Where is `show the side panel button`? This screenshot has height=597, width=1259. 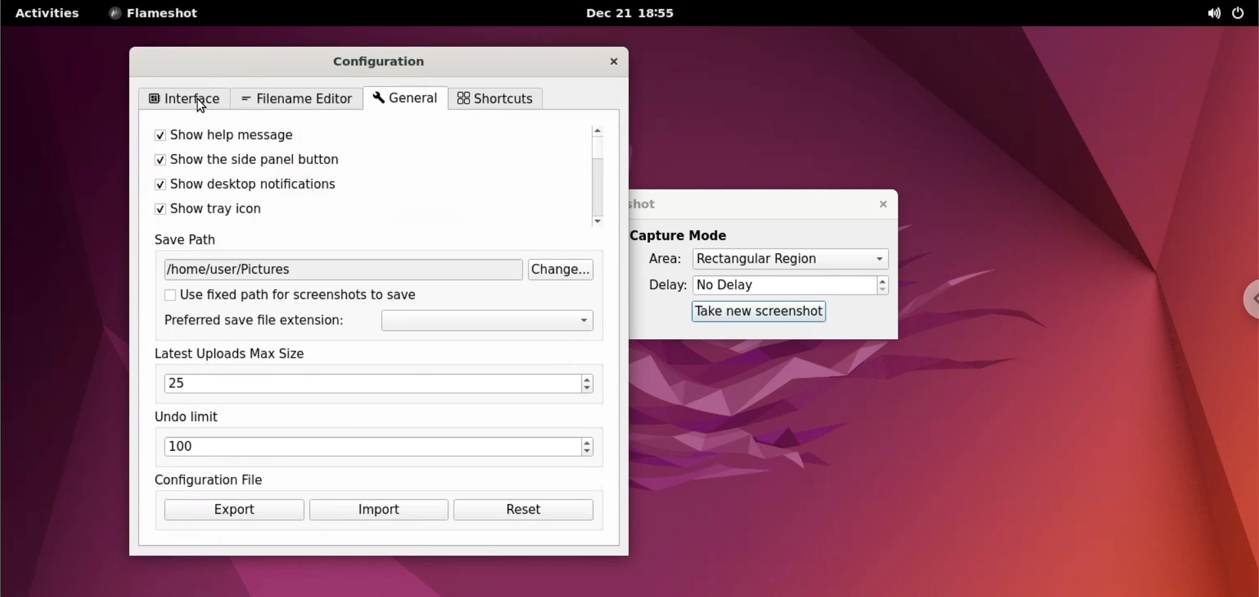 show the side panel button is located at coordinates (325, 161).